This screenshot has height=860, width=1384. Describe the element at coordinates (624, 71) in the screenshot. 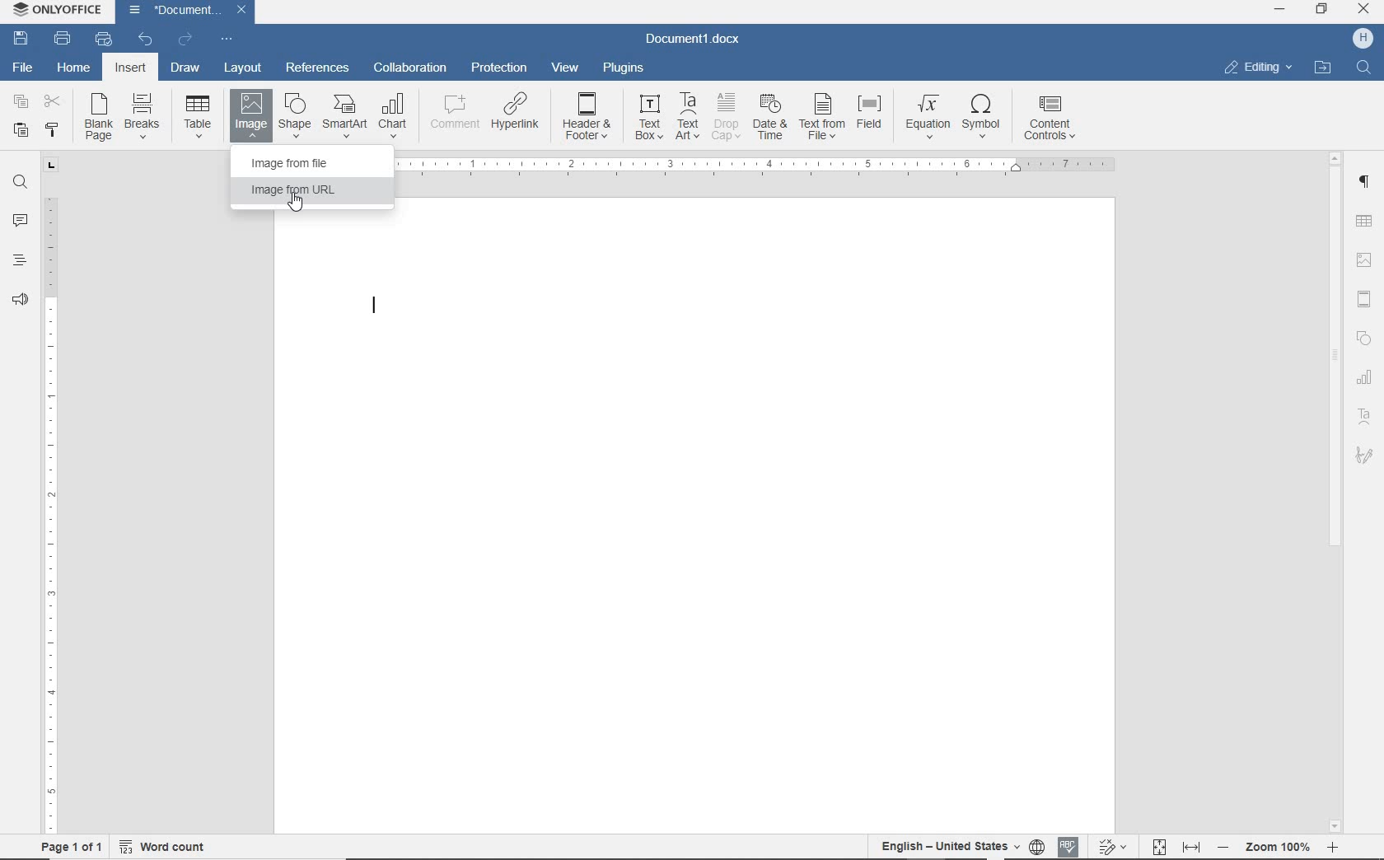

I see `plugins` at that location.